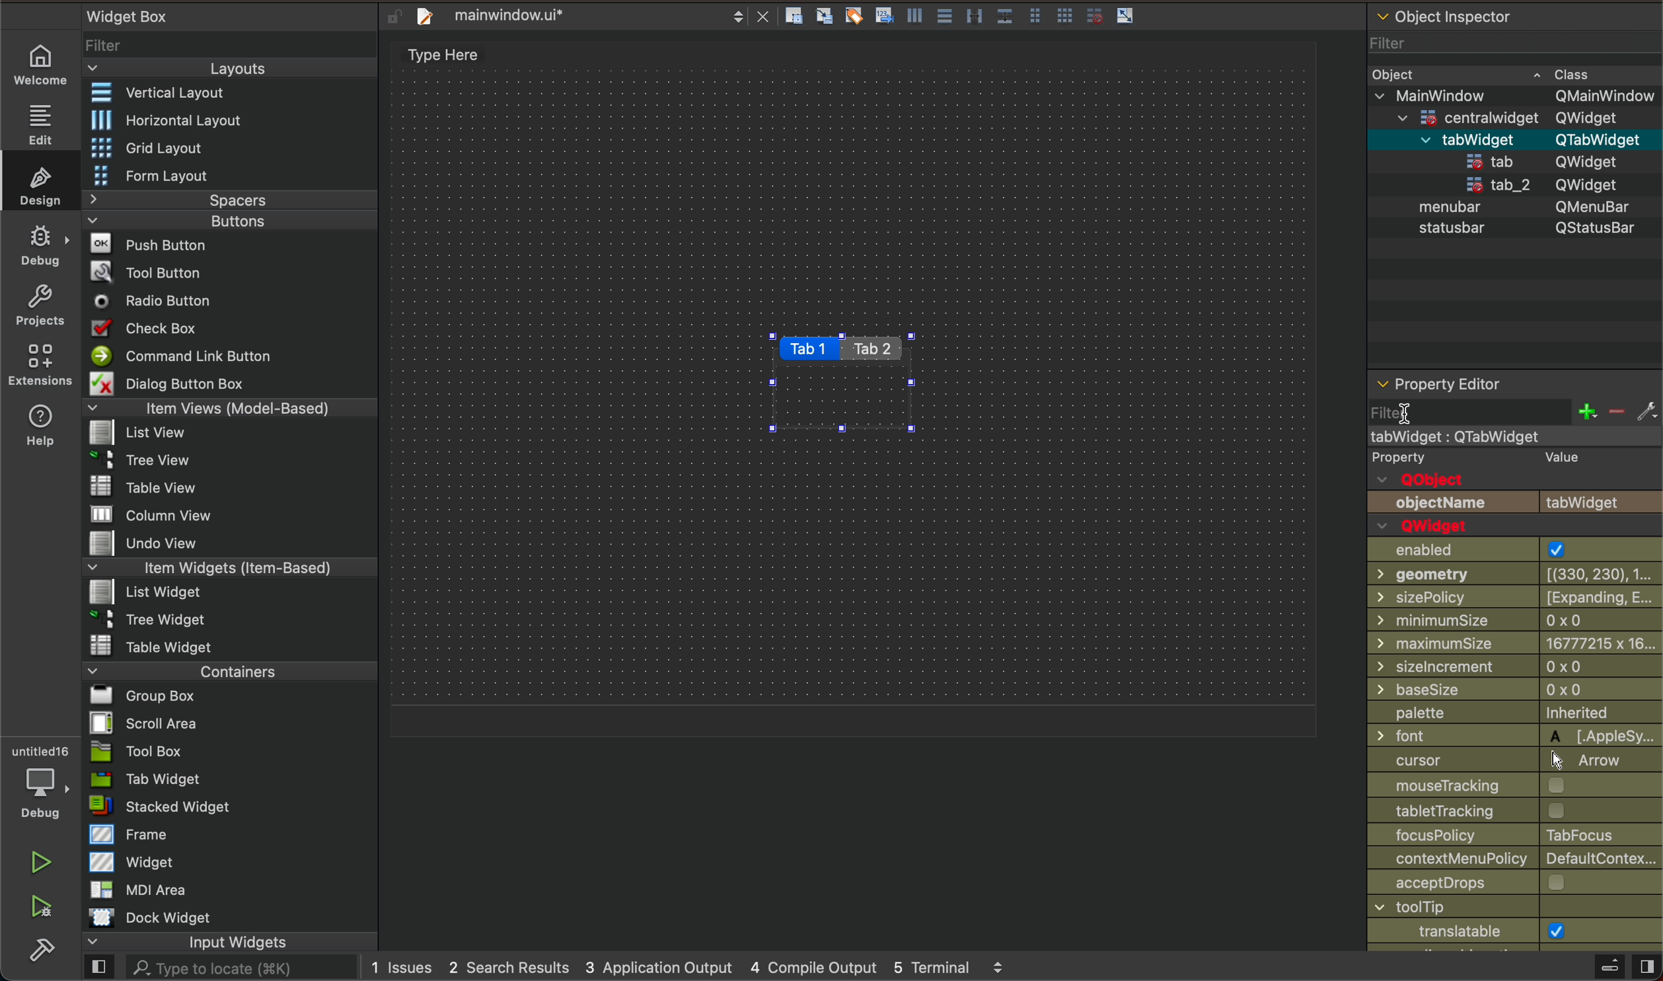  What do you see at coordinates (1514, 688) in the screenshot?
I see `base size` at bounding box center [1514, 688].